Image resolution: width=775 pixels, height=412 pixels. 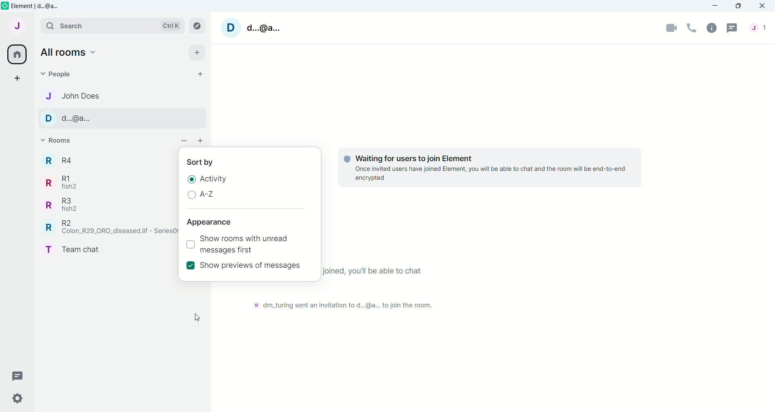 What do you see at coordinates (189, 244) in the screenshot?
I see `Check box` at bounding box center [189, 244].